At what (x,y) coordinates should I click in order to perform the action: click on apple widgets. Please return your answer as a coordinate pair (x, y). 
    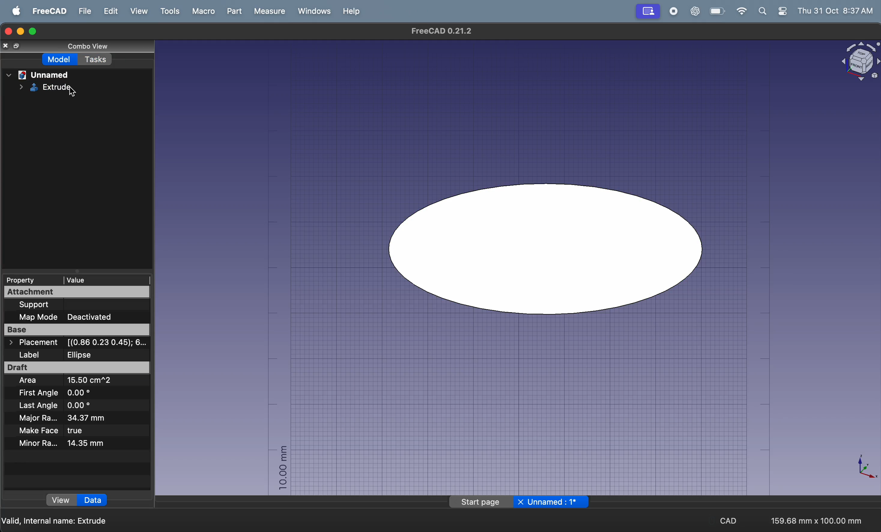
    Looking at the image, I should click on (772, 12).